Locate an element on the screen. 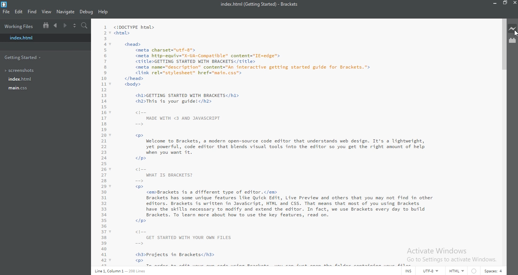 The width and height of the screenshot is (518, 275). Split the editor vertically or horizontally is located at coordinates (74, 25).